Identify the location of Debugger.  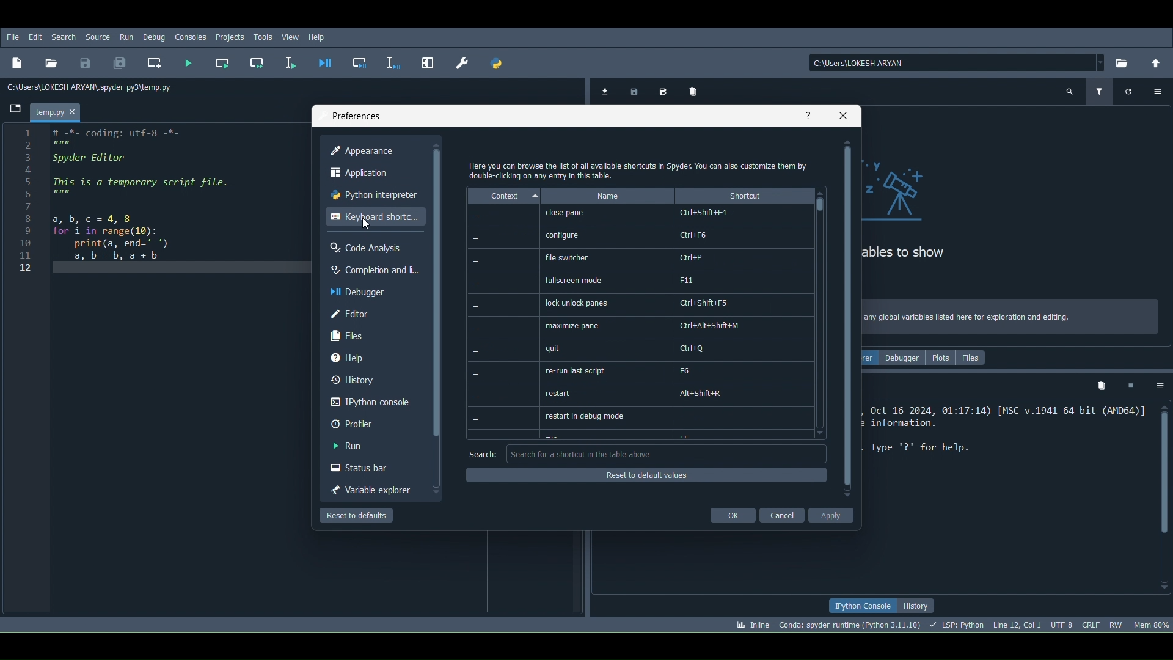
(371, 293).